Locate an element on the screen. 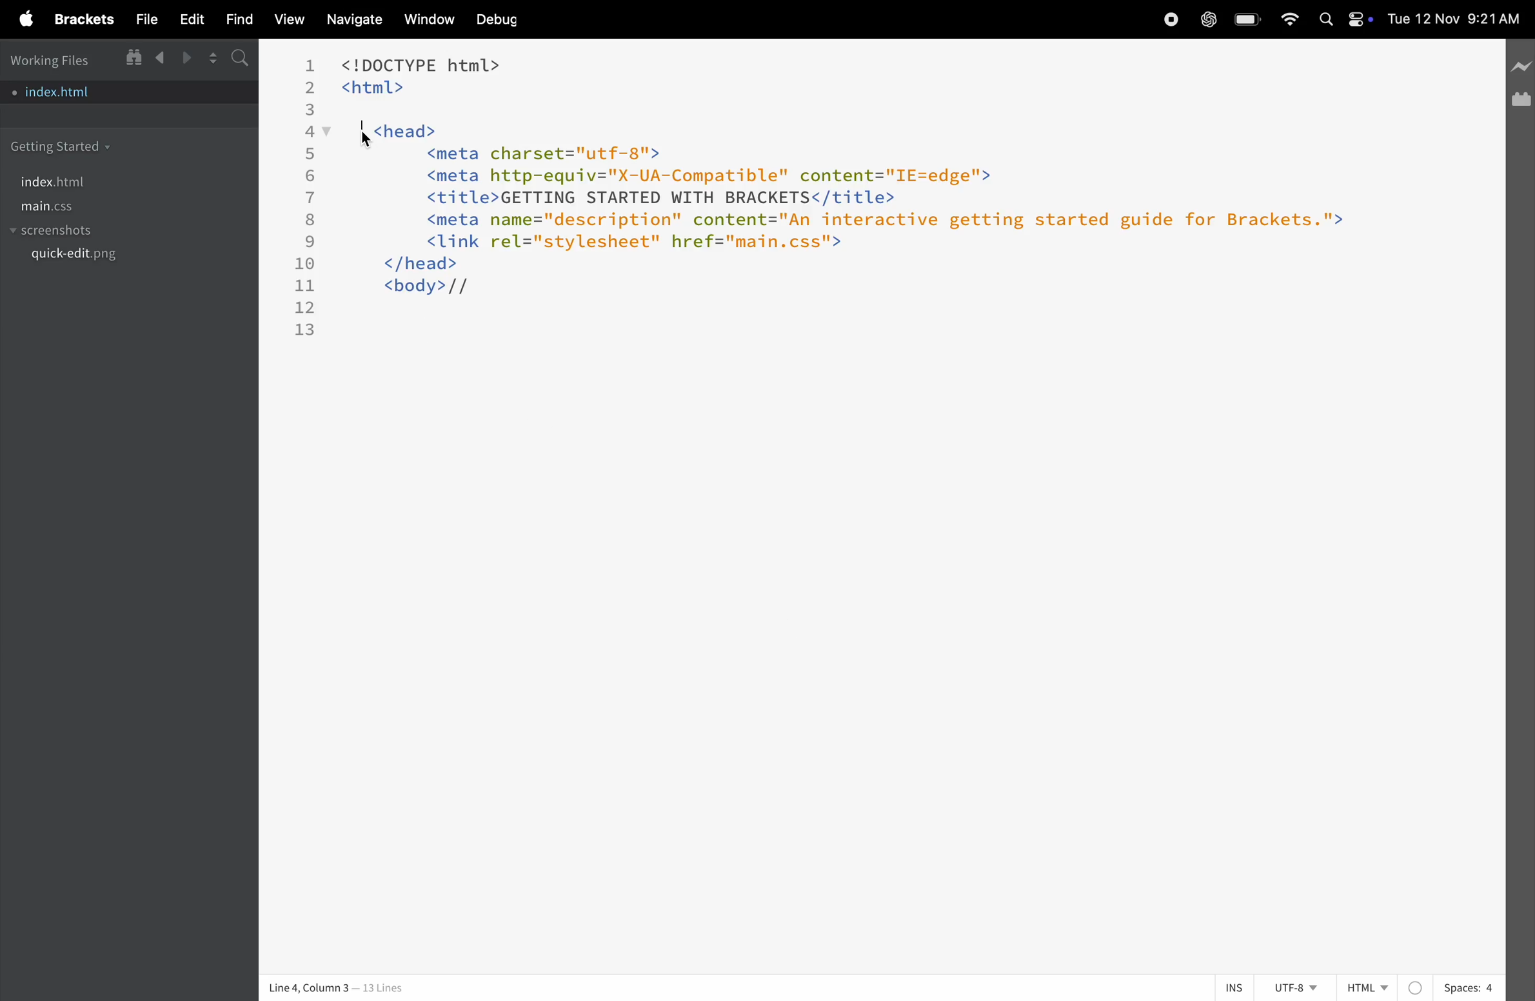  working files is located at coordinates (57, 59).